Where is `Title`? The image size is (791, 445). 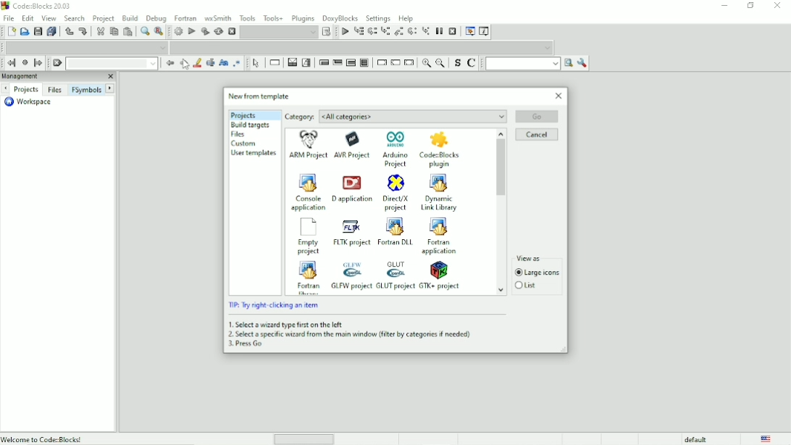
Title is located at coordinates (36, 6).